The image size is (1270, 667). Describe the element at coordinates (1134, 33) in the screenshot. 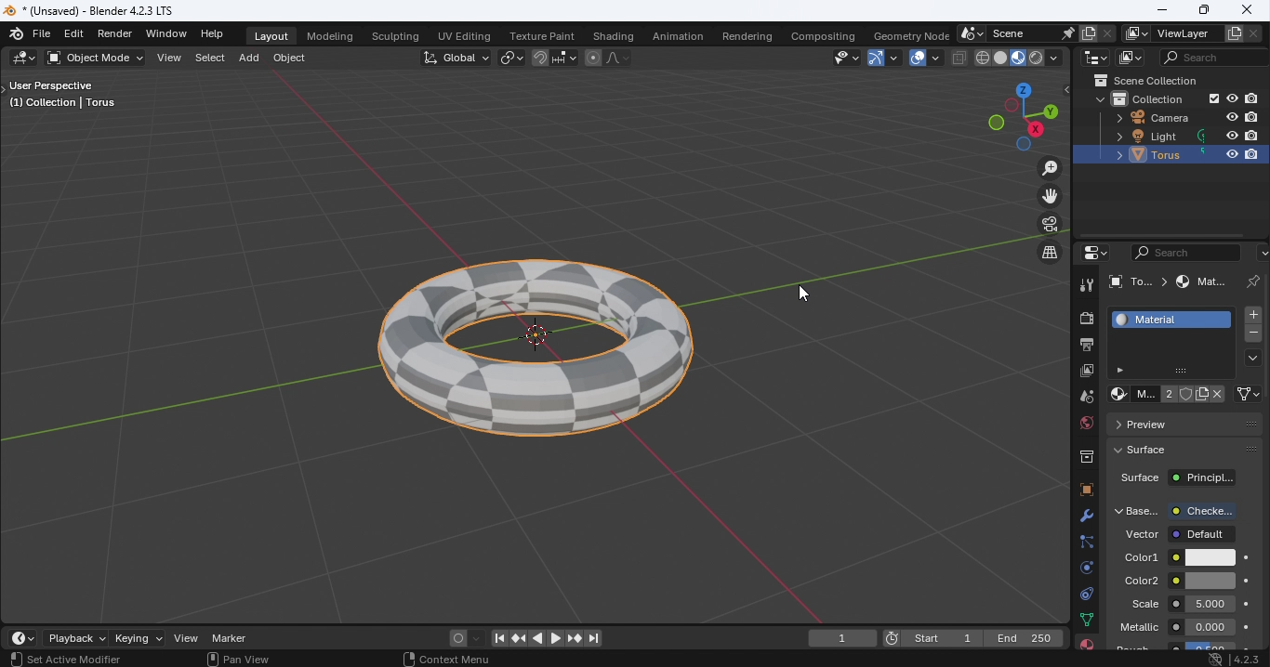

I see `The active workspace view layer showing in the window` at that location.